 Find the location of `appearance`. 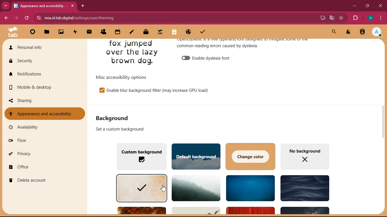

appearance is located at coordinates (44, 113).